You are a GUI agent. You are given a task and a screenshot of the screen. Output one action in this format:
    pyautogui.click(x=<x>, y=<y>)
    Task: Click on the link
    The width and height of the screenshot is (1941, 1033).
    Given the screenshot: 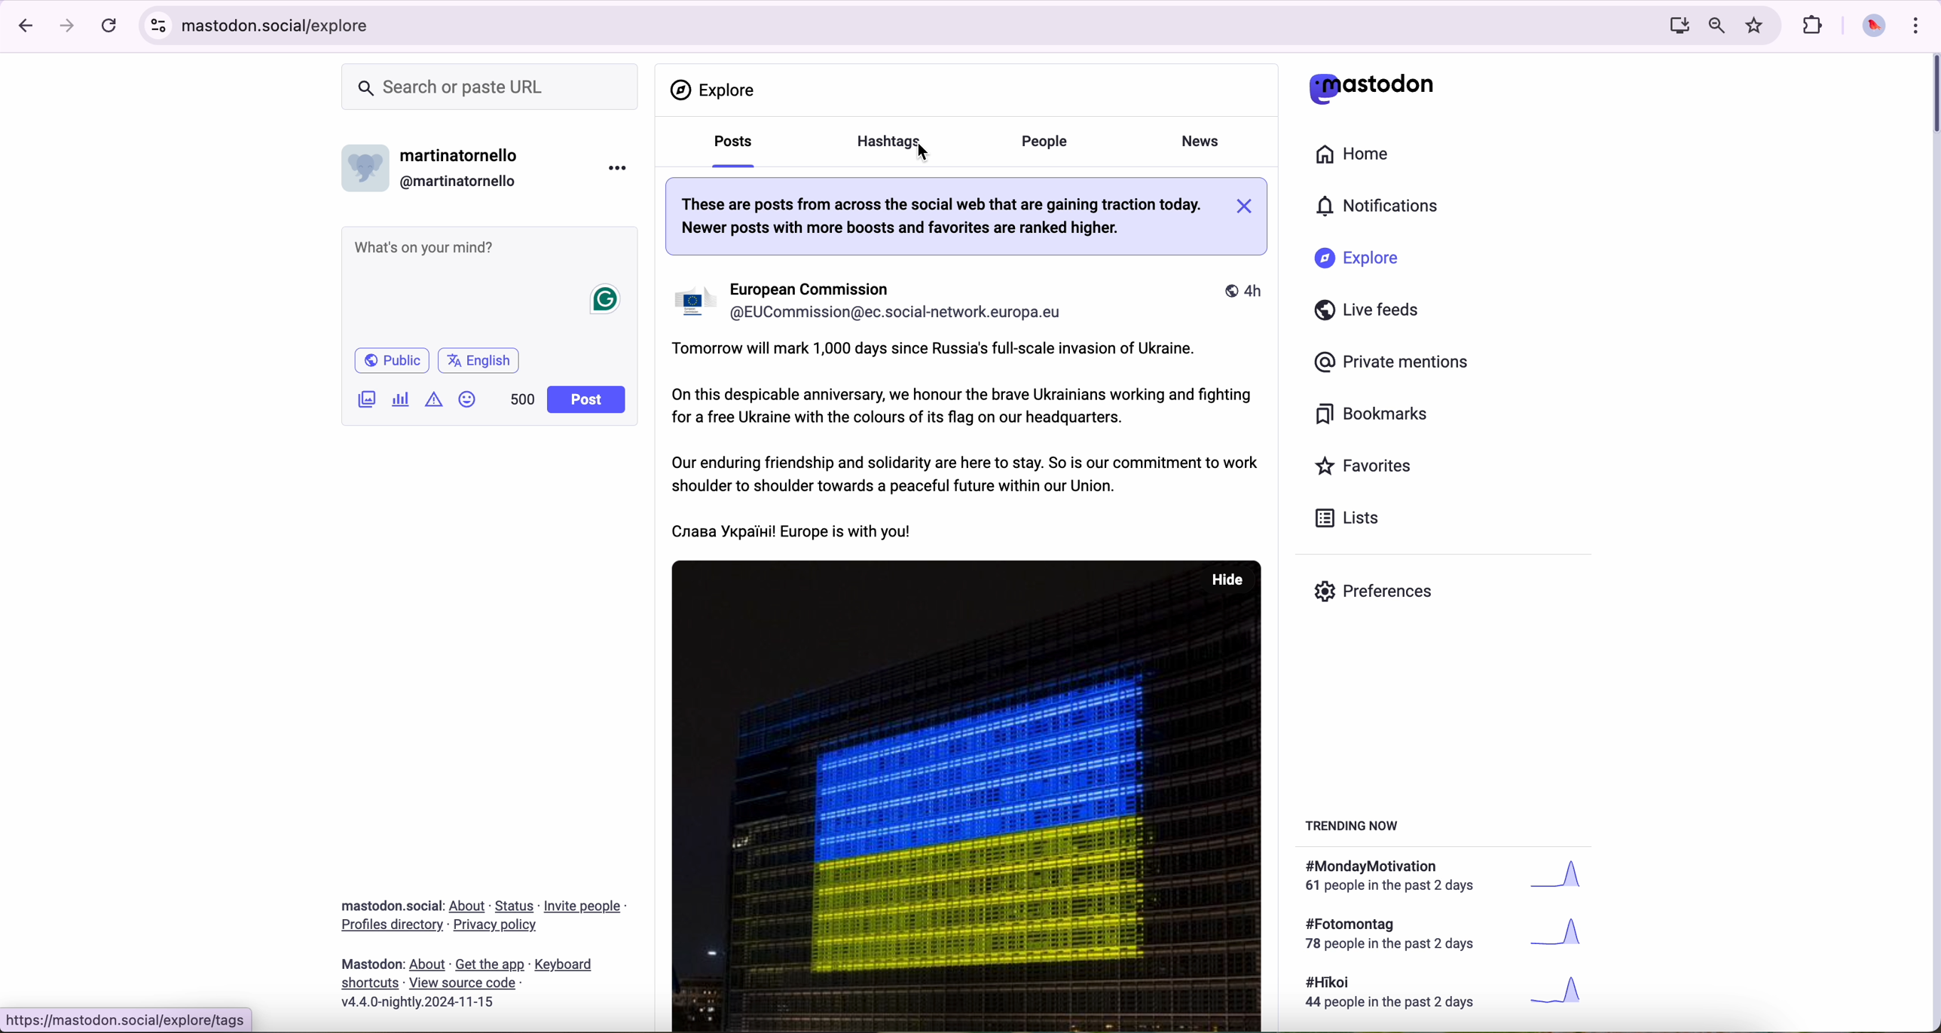 What is the action you would take?
    pyautogui.click(x=490, y=966)
    